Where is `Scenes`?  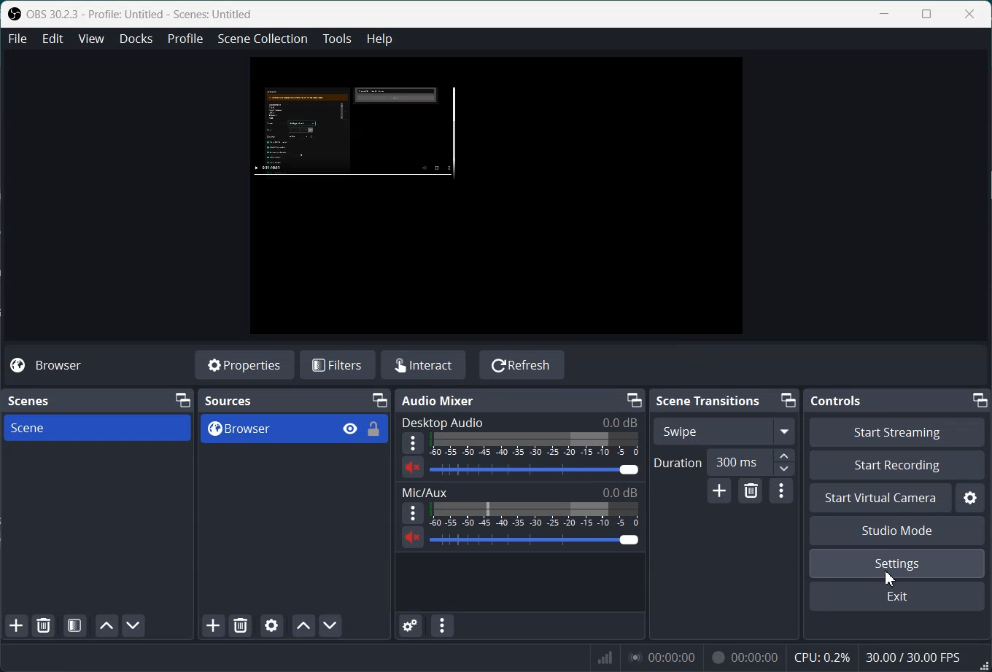
Scenes is located at coordinates (28, 402).